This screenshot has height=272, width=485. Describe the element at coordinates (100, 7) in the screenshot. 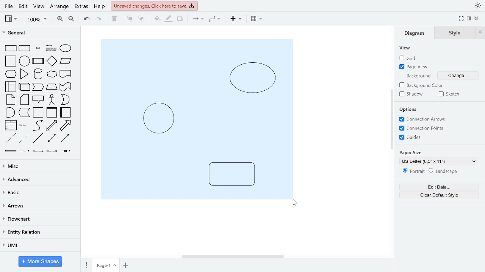

I see `help` at that location.